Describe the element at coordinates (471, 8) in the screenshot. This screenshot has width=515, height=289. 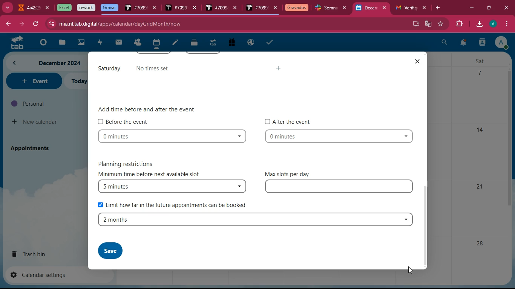
I see `minimize` at that location.